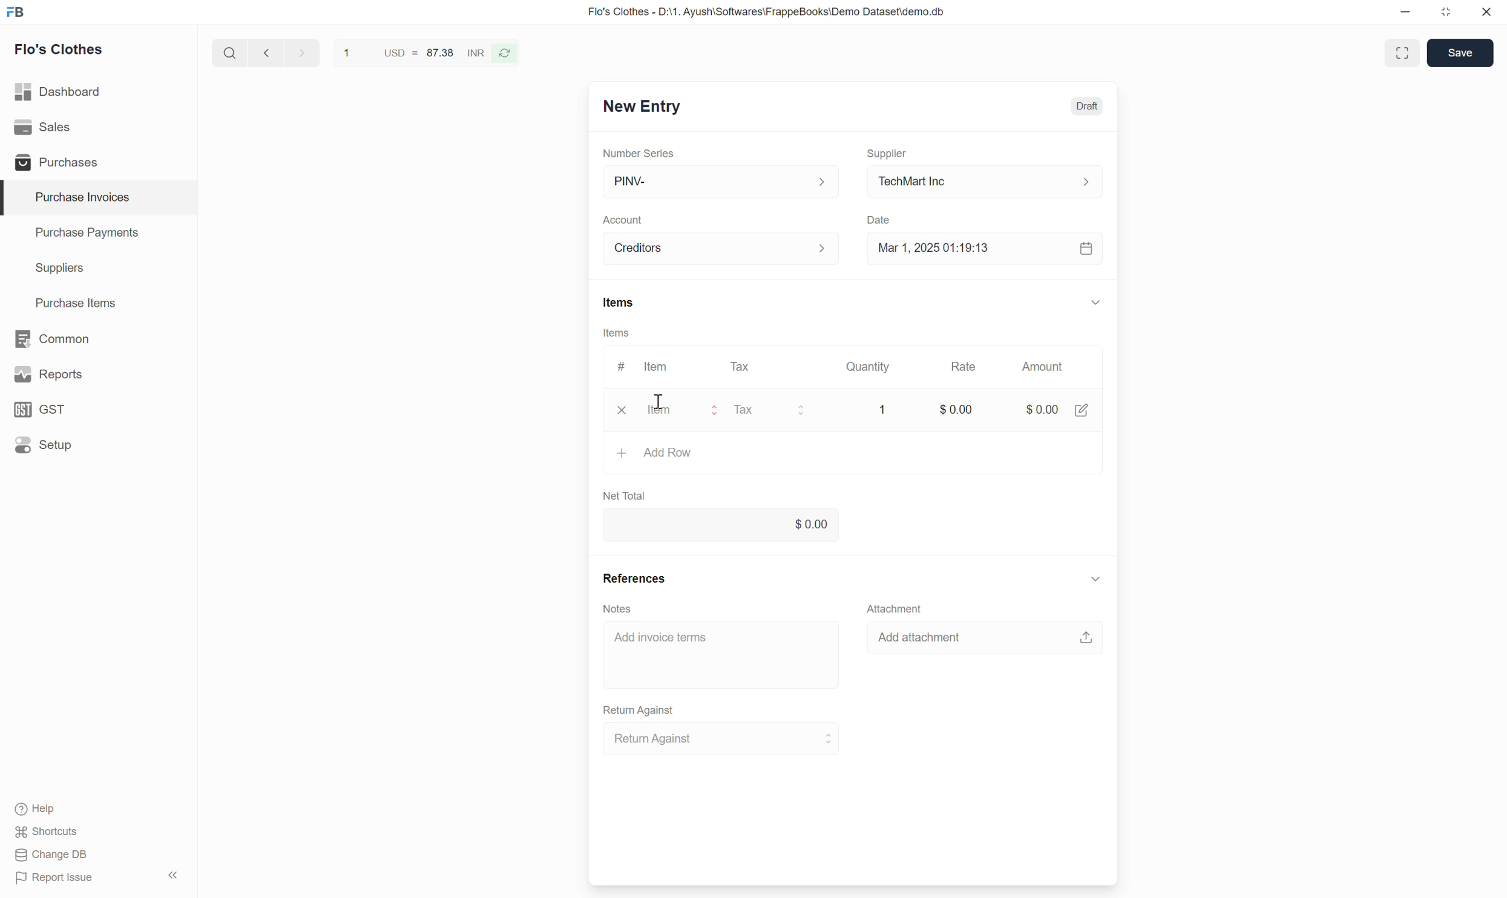  Describe the element at coordinates (623, 607) in the screenshot. I see `Notes` at that location.